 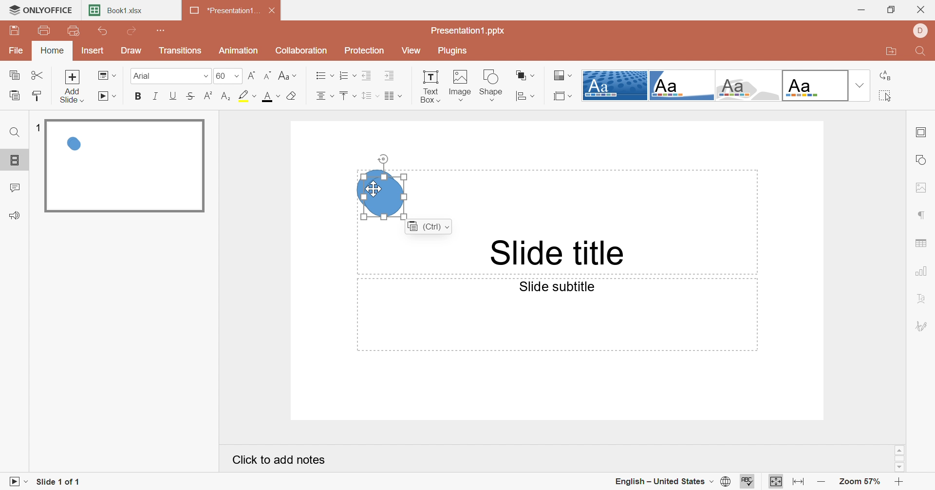 I want to click on Slide 1 of 1, so click(x=58, y=483).